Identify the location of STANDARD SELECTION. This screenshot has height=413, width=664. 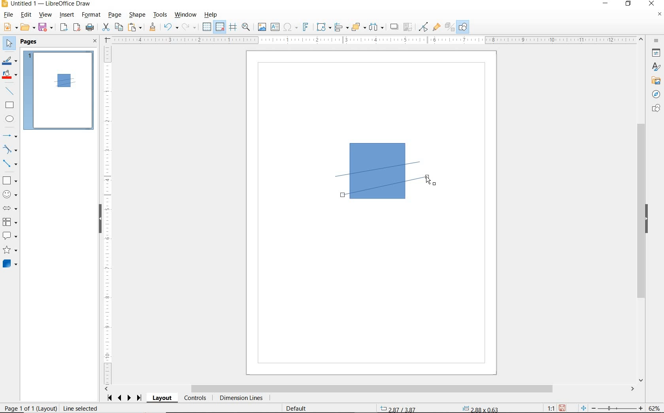
(440, 407).